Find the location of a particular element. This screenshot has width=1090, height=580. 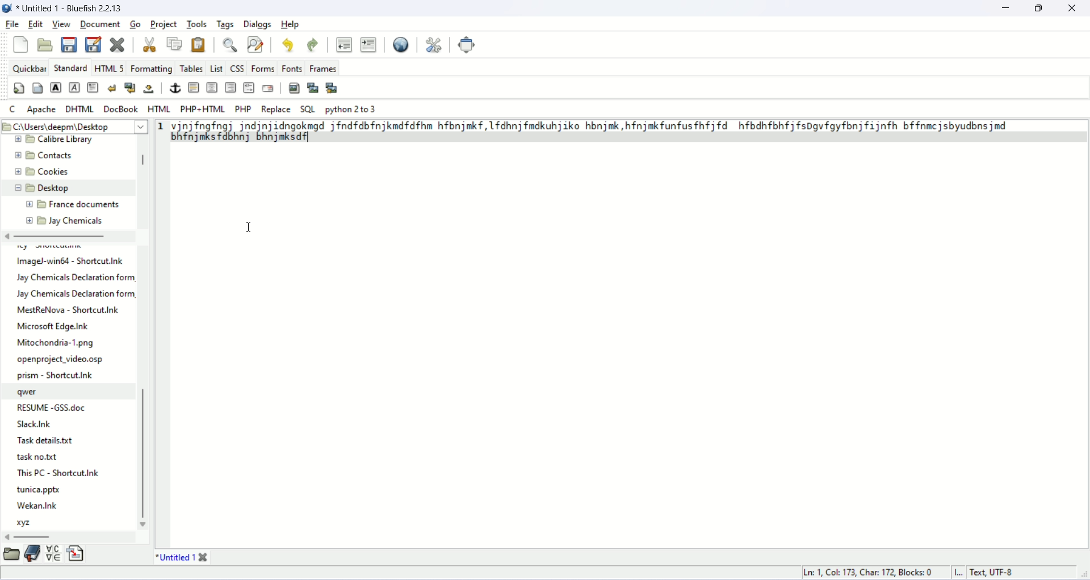

Contacts is located at coordinates (54, 155).